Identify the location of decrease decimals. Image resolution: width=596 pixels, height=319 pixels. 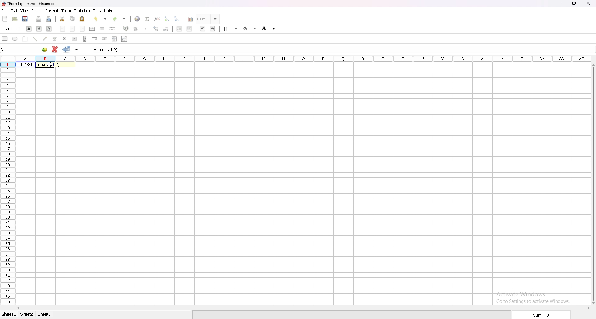
(166, 28).